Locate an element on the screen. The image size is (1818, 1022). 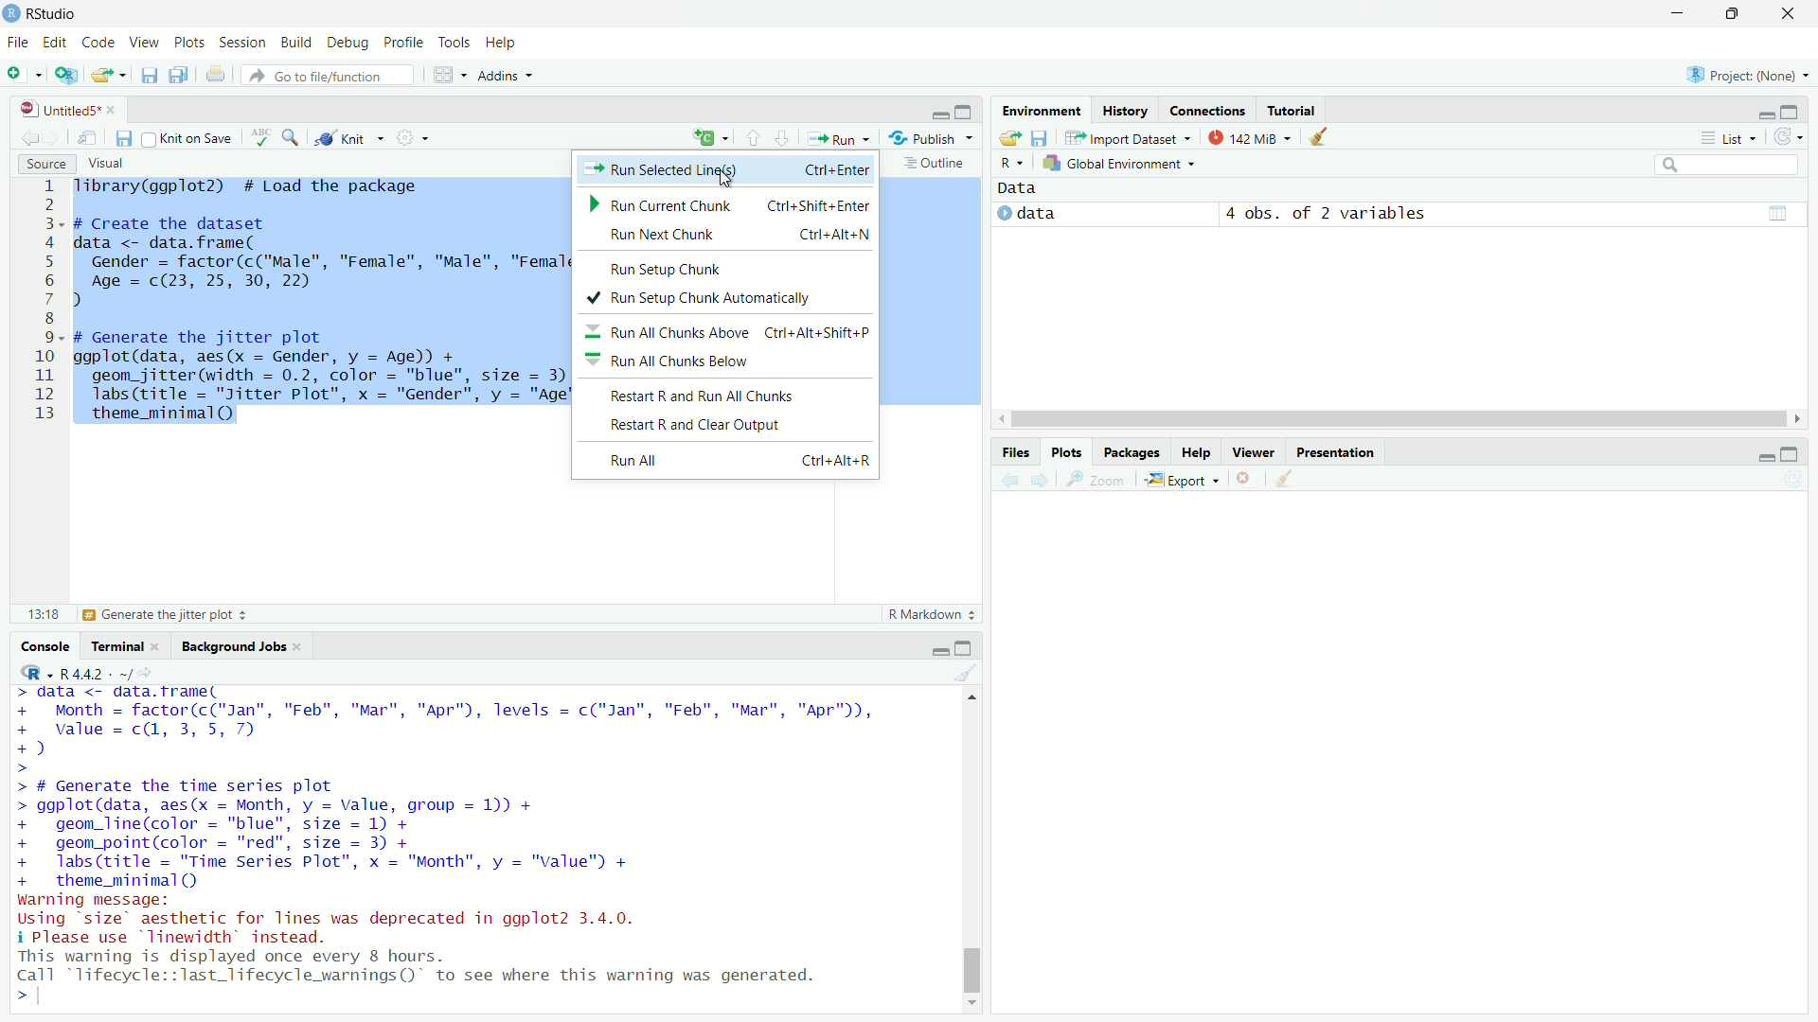
Restart R and Run All Chunks is located at coordinates (723, 396).